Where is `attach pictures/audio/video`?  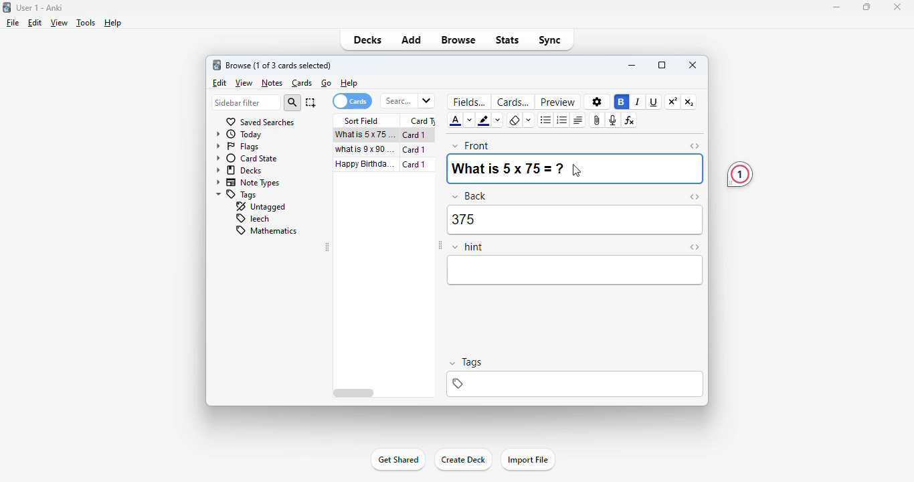
attach pictures/audio/video is located at coordinates (598, 120).